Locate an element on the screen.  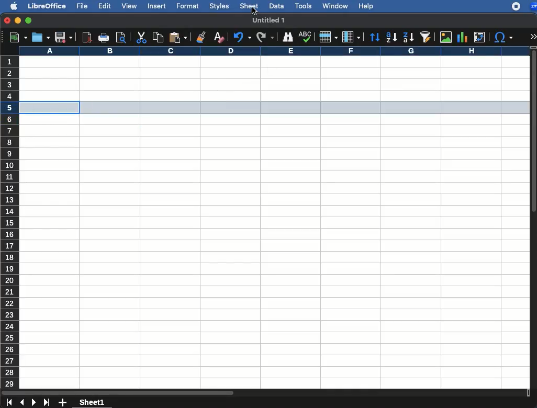
tools is located at coordinates (304, 6).